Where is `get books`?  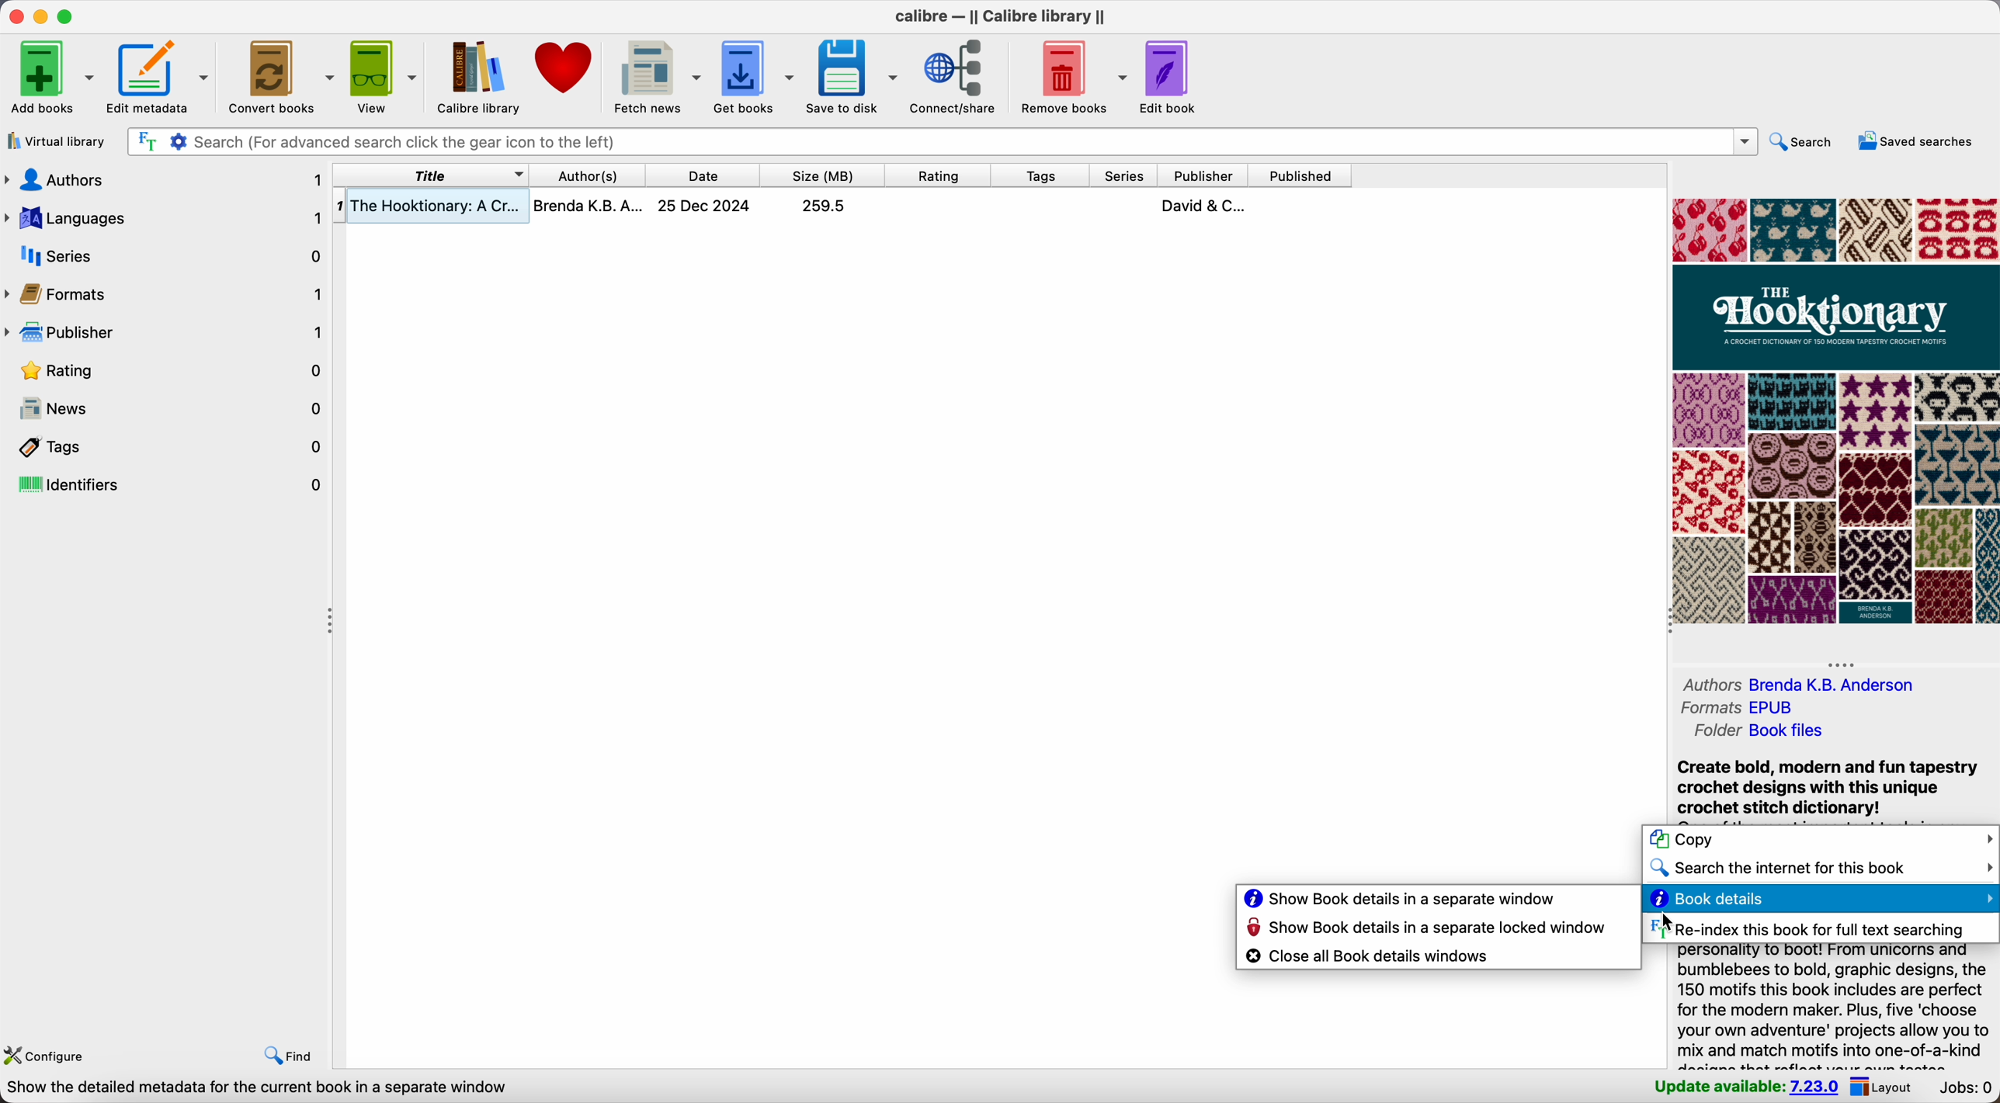 get books is located at coordinates (755, 74).